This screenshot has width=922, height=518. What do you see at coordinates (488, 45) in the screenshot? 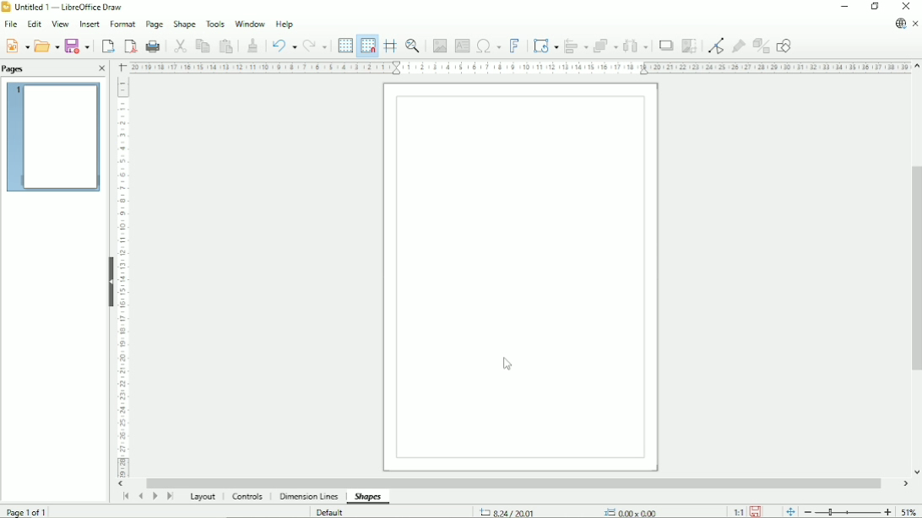
I see `Insert special characters` at bounding box center [488, 45].